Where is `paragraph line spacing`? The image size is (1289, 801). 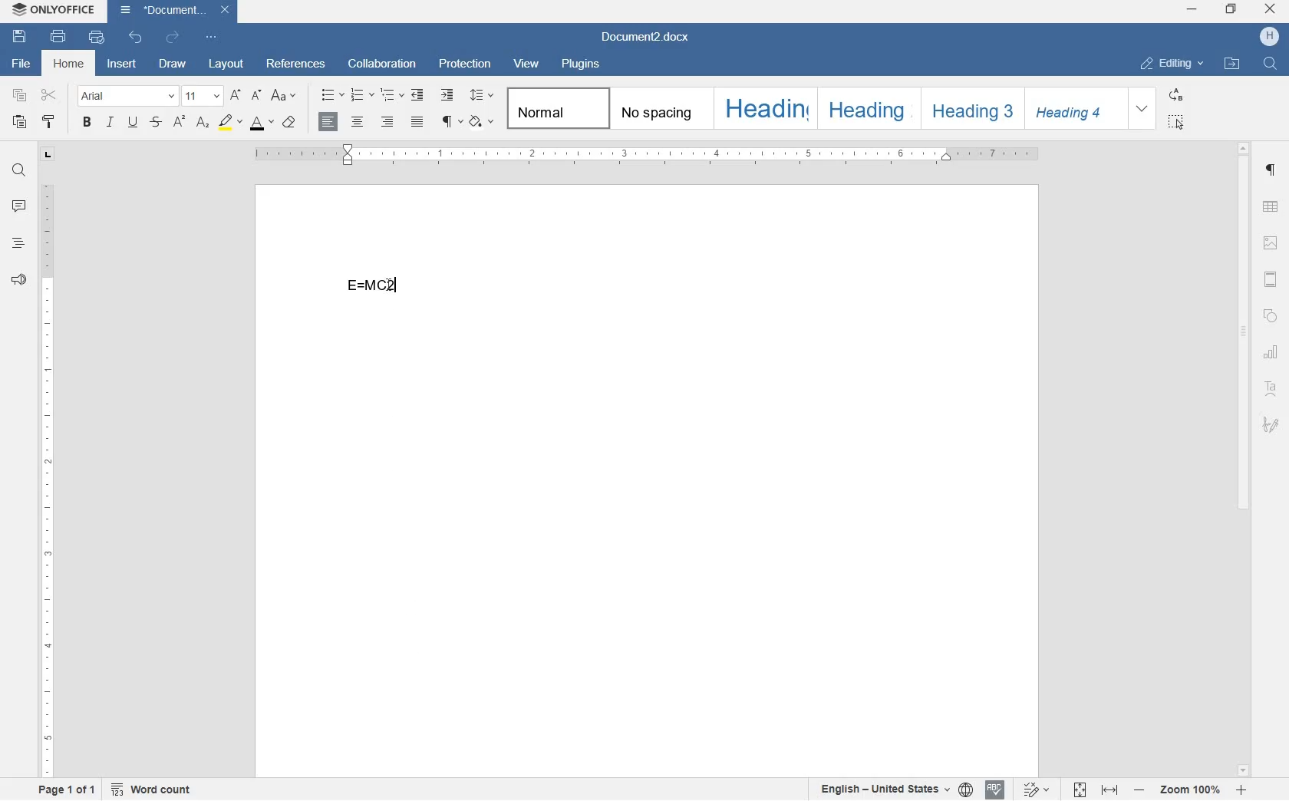 paragraph line spacing is located at coordinates (480, 95).